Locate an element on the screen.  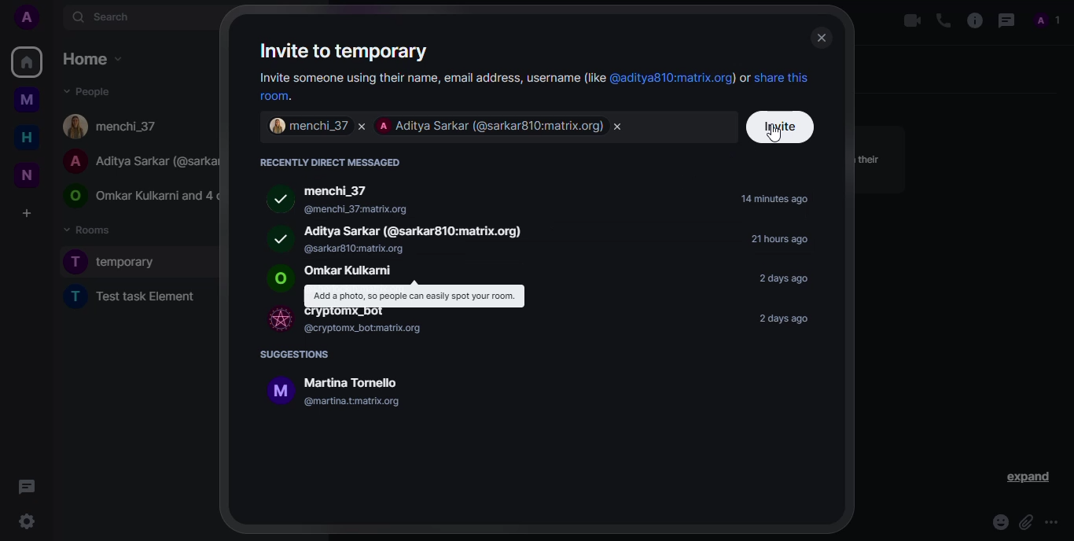
close is located at coordinates (821, 36).